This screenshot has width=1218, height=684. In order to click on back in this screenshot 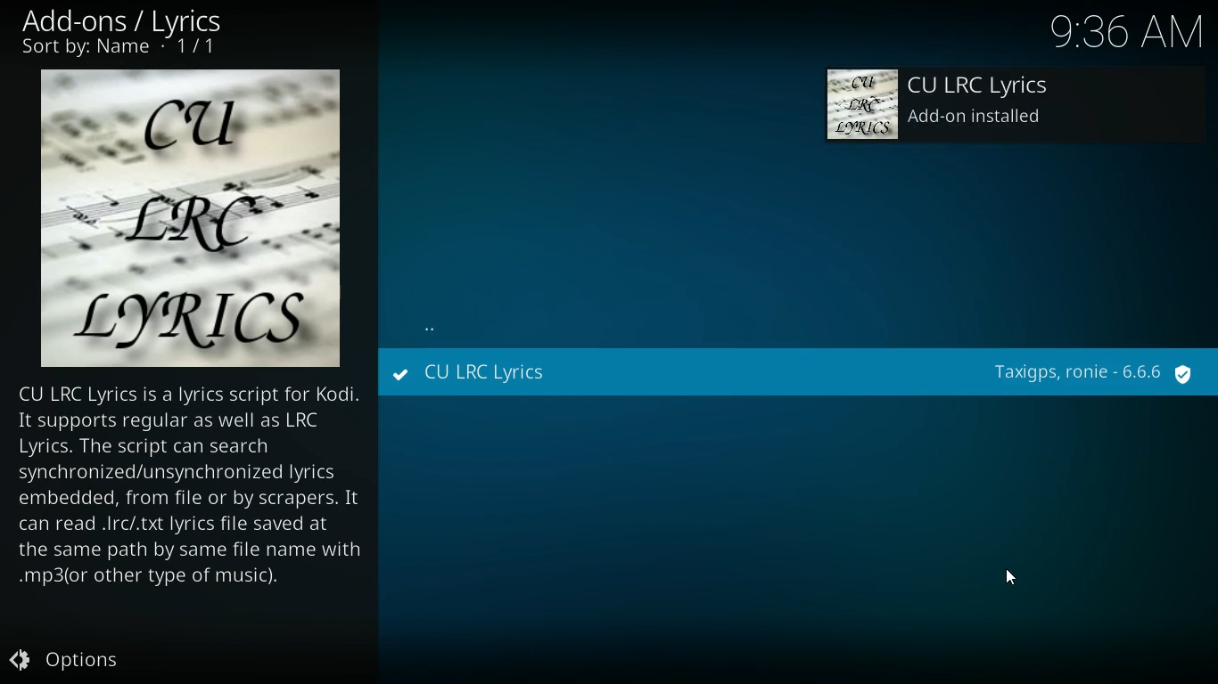, I will do `click(433, 331)`.